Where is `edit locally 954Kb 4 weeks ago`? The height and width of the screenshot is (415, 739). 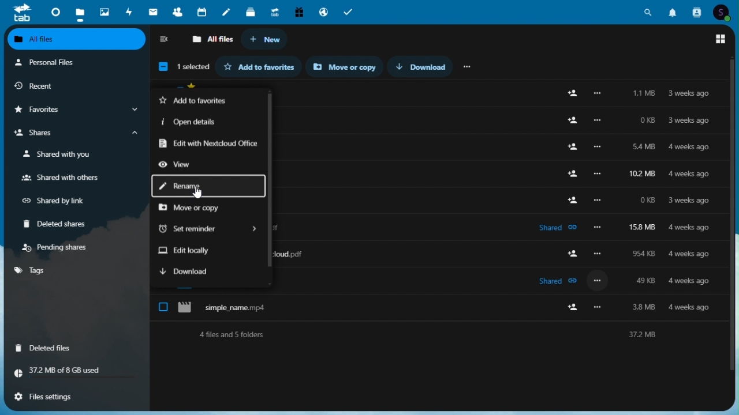 edit locally 954Kb 4 weeks ago is located at coordinates (434, 252).